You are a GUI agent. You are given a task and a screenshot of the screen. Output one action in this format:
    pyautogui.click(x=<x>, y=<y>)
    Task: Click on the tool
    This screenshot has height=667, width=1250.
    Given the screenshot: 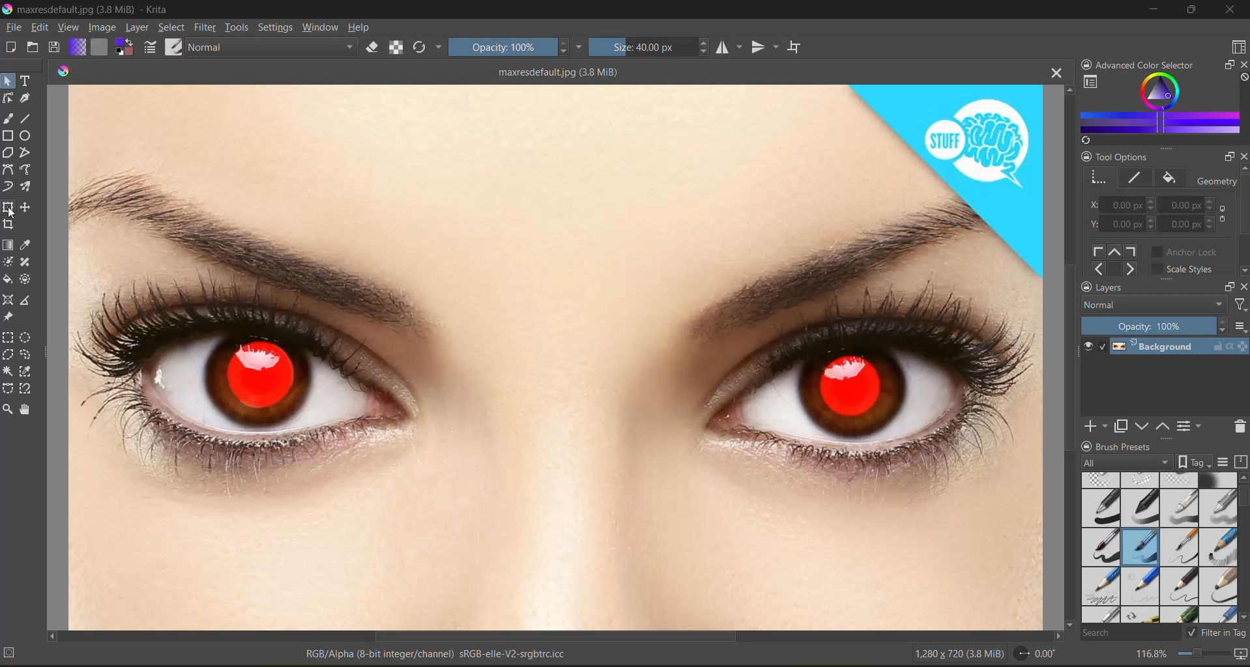 What is the action you would take?
    pyautogui.click(x=27, y=98)
    